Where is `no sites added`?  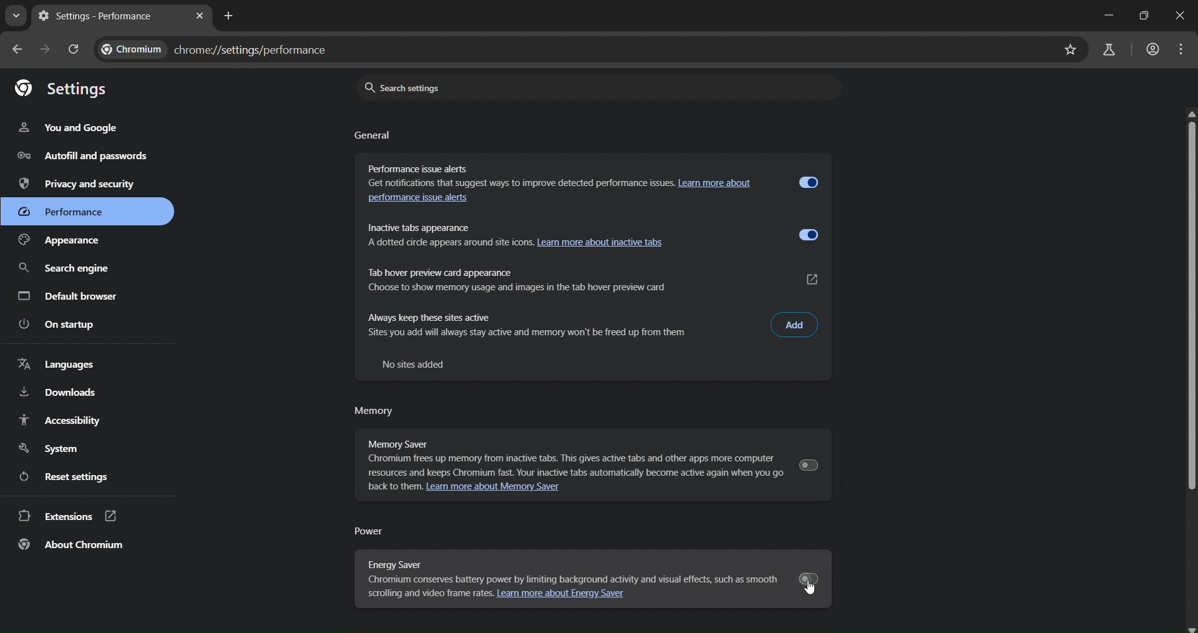
no sites added is located at coordinates (418, 363).